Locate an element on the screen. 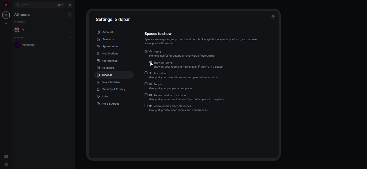 Image resolution: width=367 pixels, height=169 pixels. voice & video is located at coordinates (109, 82).